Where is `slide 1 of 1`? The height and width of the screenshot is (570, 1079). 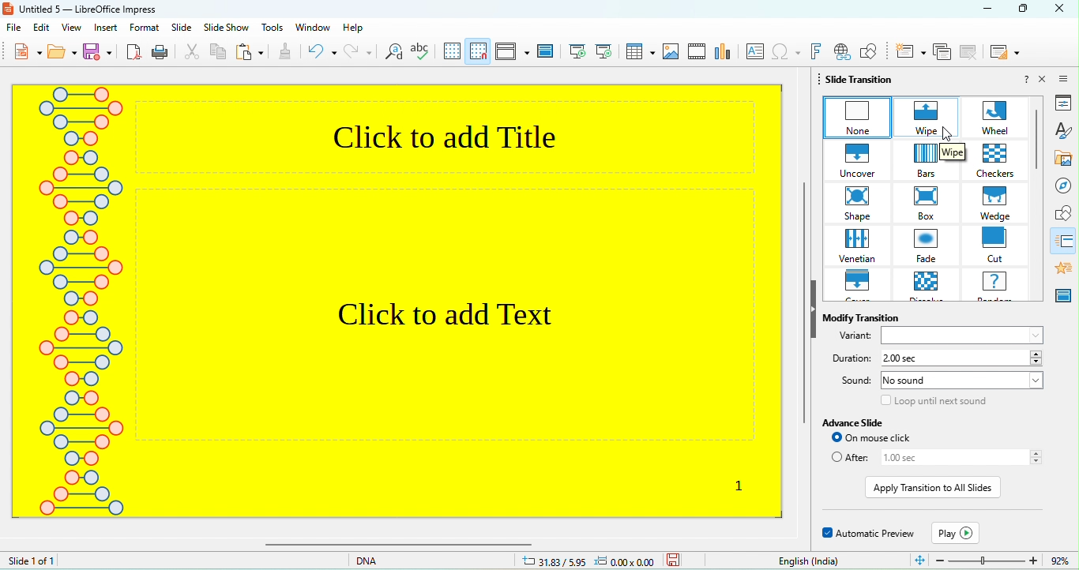
slide 1 of 1 is located at coordinates (66, 561).